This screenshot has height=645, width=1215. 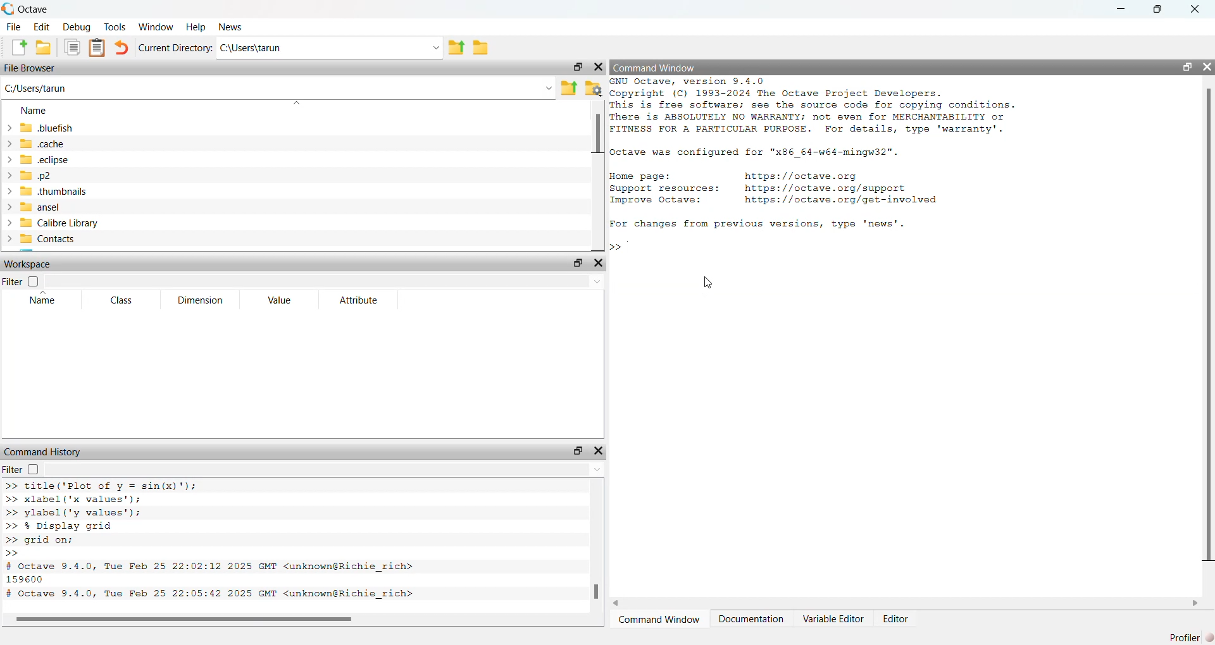 I want to click on C:\Users\tarun, so click(x=330, y=47).